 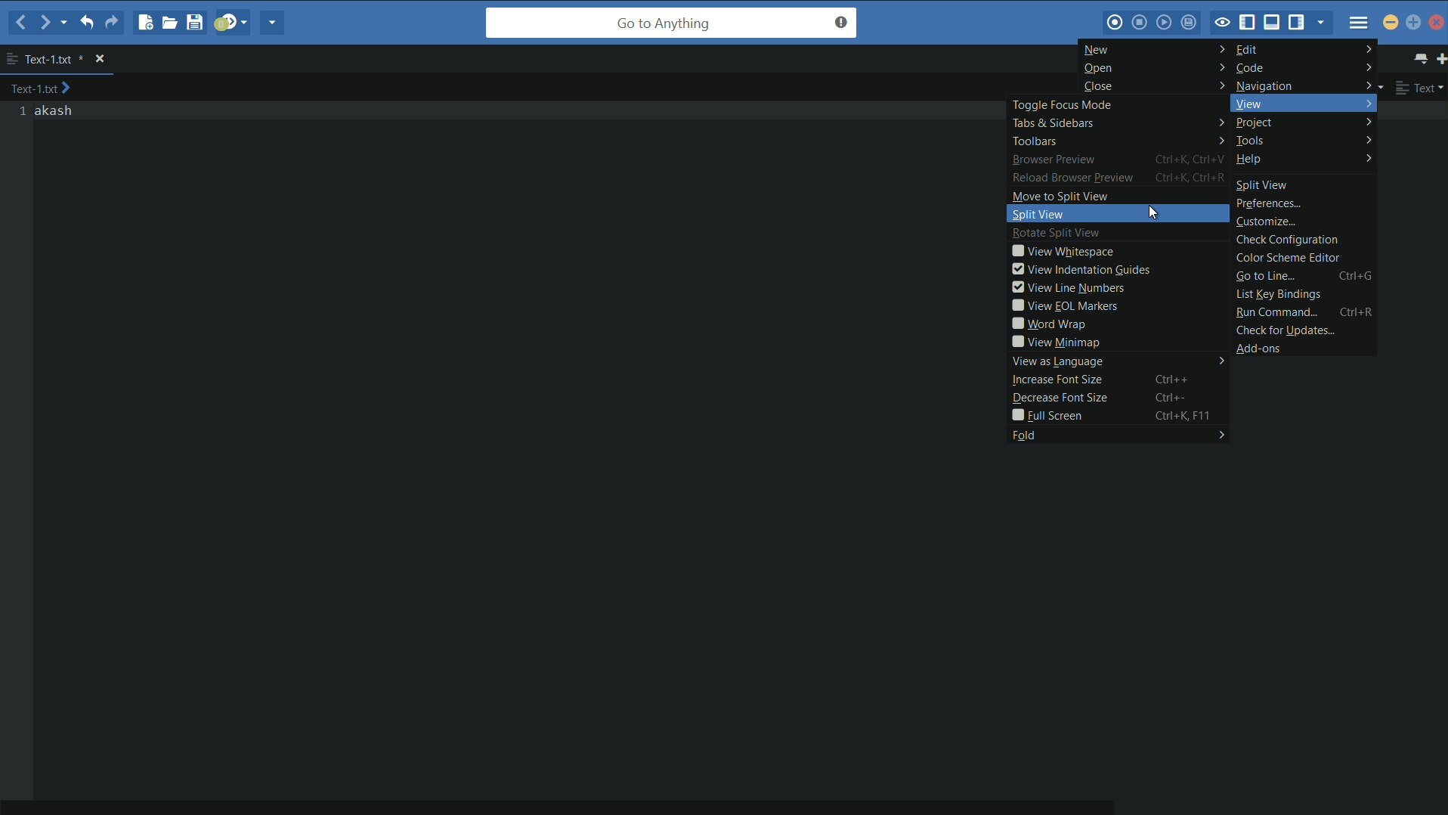 What do you see at coordinates (1119, 287) in the screenshot?
I see `view line numbers` at bounding box center [1119, 287].